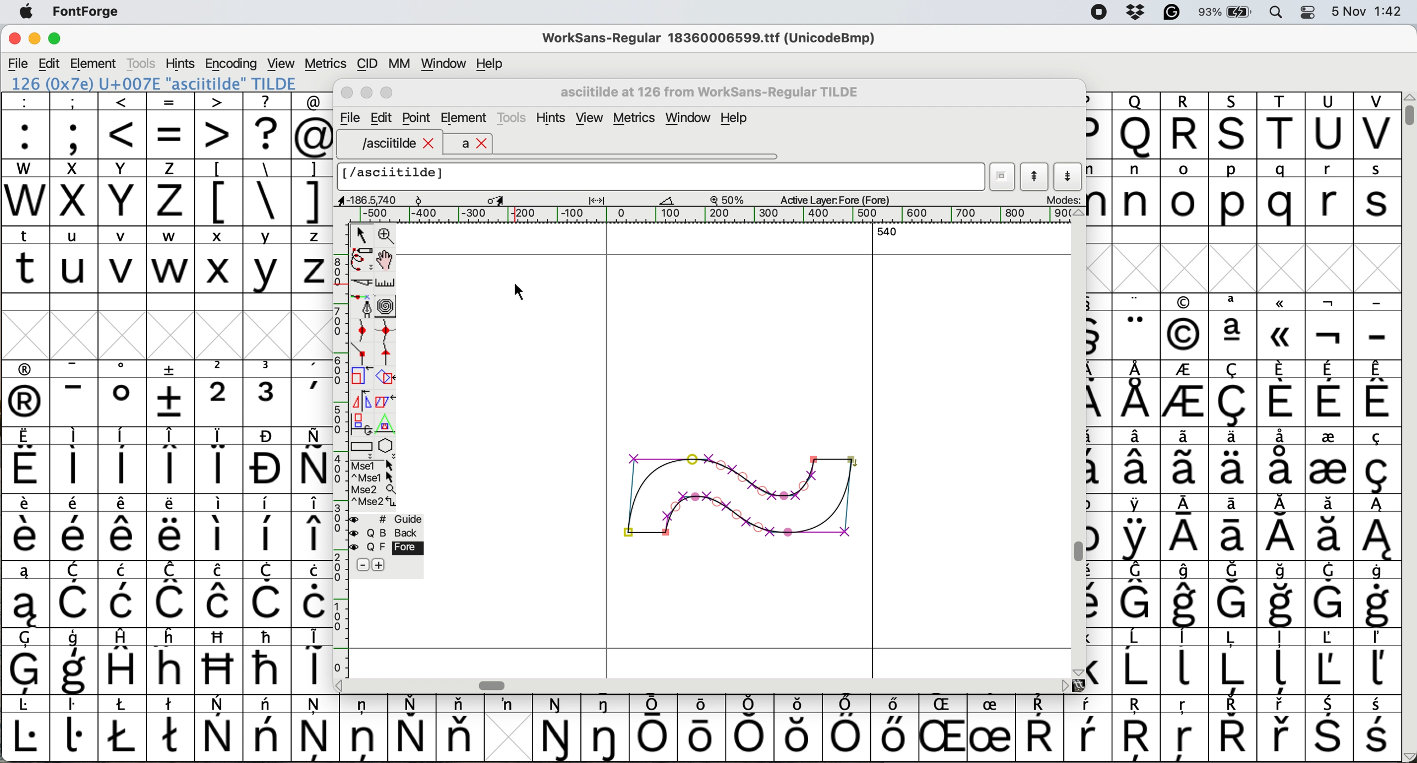 This screenshot has width=1417, height=763. I want to click on maximise, so click(55, 41).